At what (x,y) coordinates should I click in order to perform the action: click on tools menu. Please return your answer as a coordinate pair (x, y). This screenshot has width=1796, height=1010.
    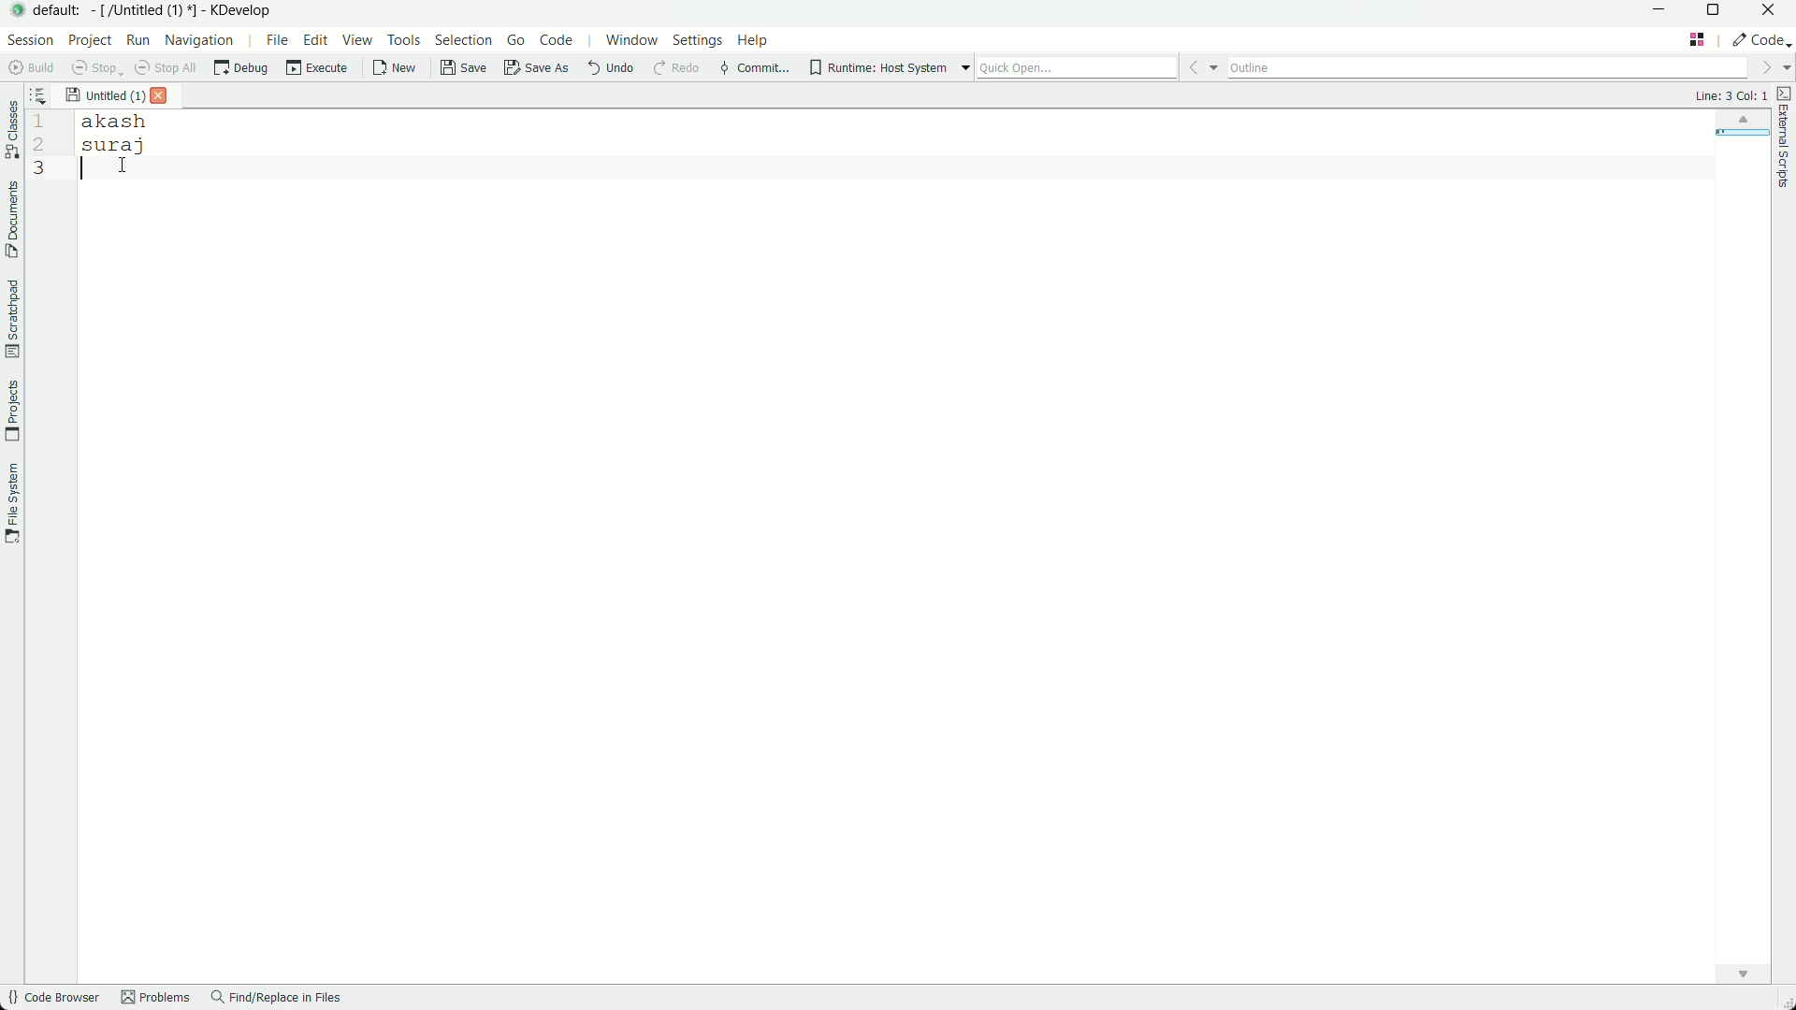
    Looking at the image, I should click on (406, 42).